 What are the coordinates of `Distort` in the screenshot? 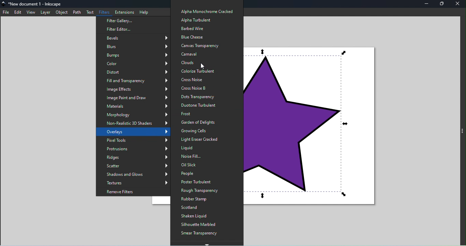 It's located at (132, 72).